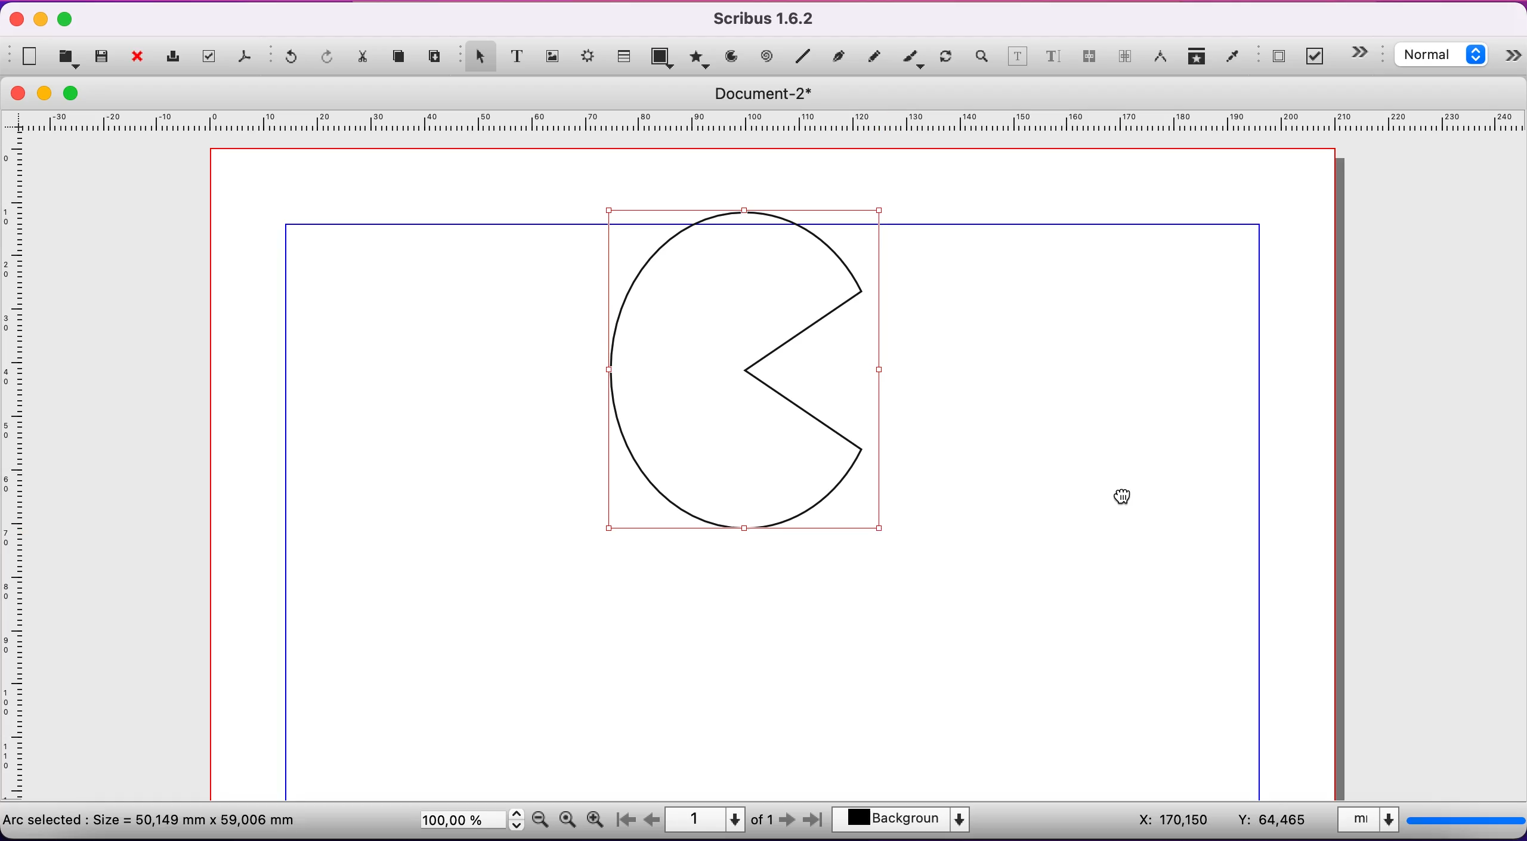  I want to click on hide/show panel, so click(1366, 52).